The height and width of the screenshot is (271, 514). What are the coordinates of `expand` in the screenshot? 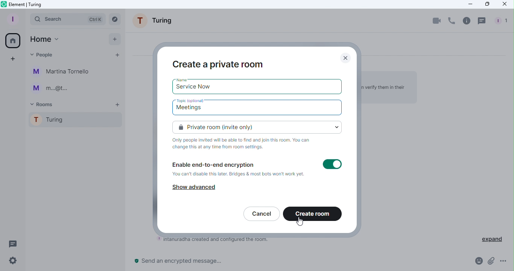 It's located at (492, 238).